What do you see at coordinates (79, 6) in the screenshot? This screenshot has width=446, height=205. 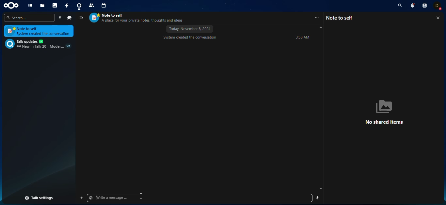 I see `talk` at bounding box center [79, 6].